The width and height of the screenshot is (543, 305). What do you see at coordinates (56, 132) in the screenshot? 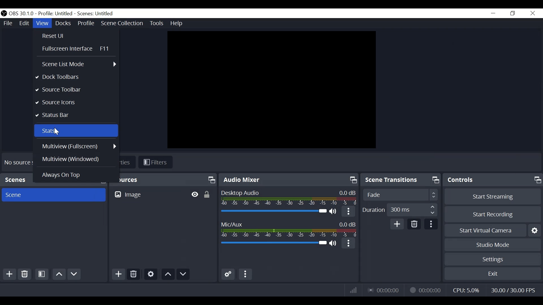
I see `Cursor` at bounding box center [56, 132].